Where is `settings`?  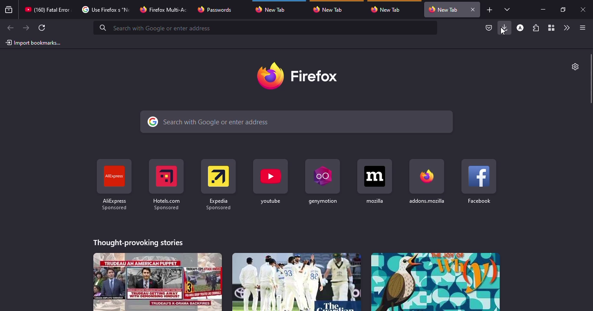 settings is located at coordinates (574, 66).